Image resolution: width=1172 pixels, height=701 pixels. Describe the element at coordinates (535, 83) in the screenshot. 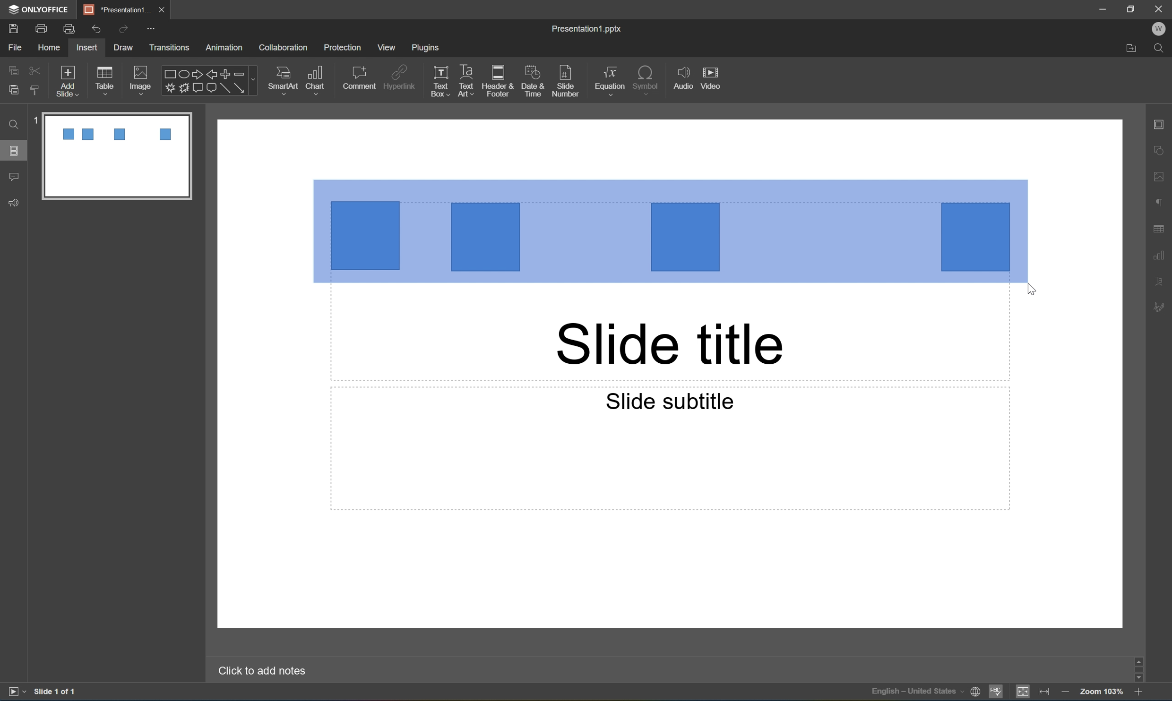

I see `date & time` at that location.